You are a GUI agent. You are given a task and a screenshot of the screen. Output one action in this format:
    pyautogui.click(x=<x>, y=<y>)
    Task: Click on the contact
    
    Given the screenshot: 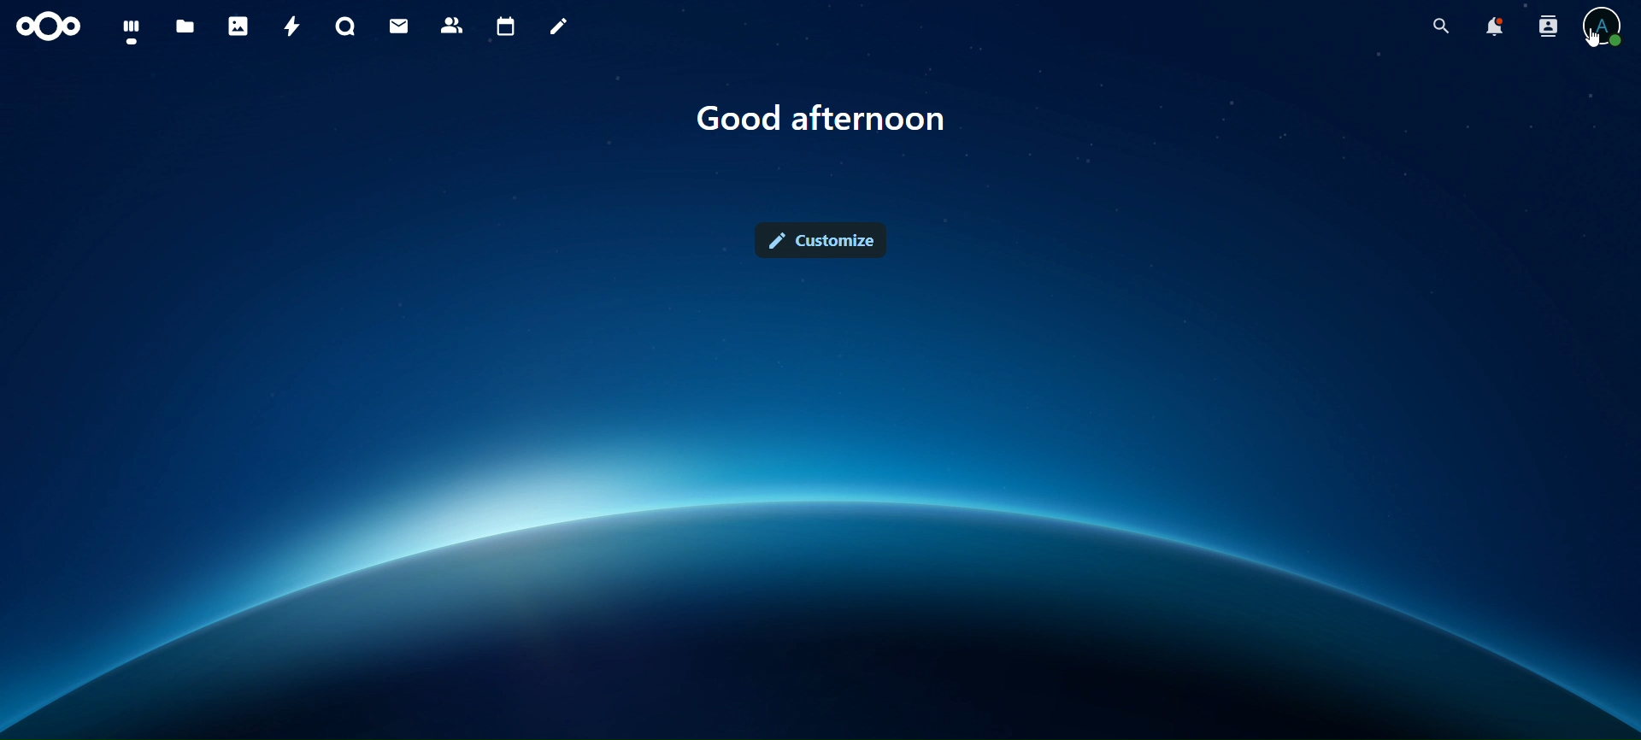 What is the action you would take?
    pyautogui.click(x=452, y=24)
    